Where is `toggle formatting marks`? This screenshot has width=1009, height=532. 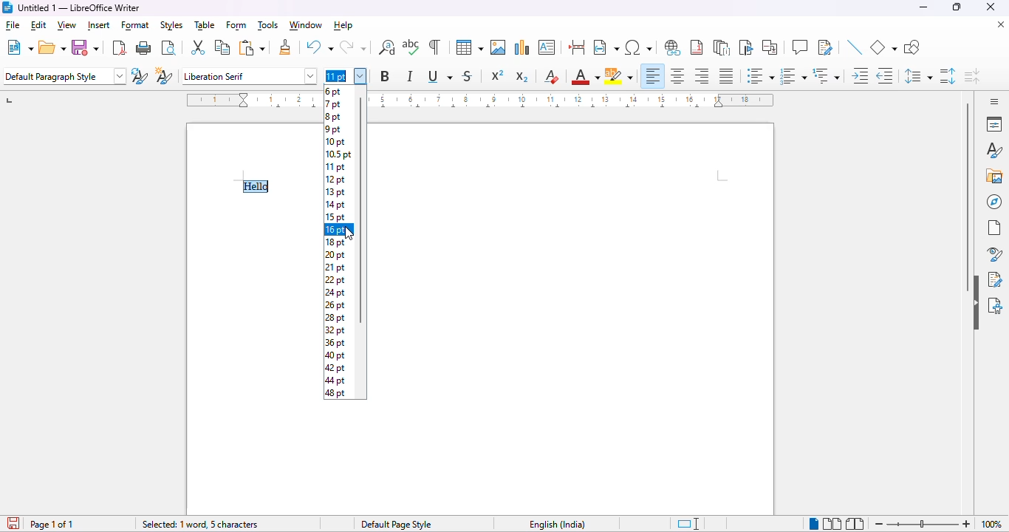
toggle formatting marks is located at coordinates (435, 47).